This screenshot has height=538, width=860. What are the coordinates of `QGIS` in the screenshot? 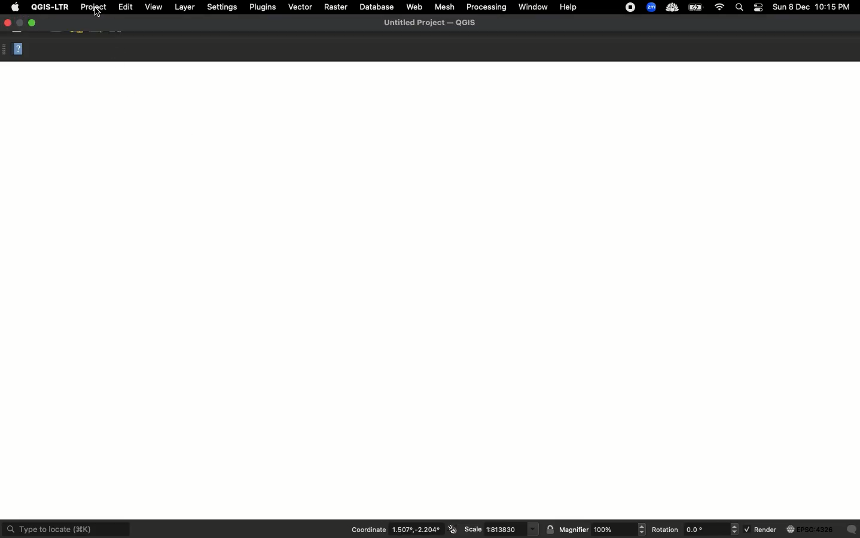 It's located at (50, 6).